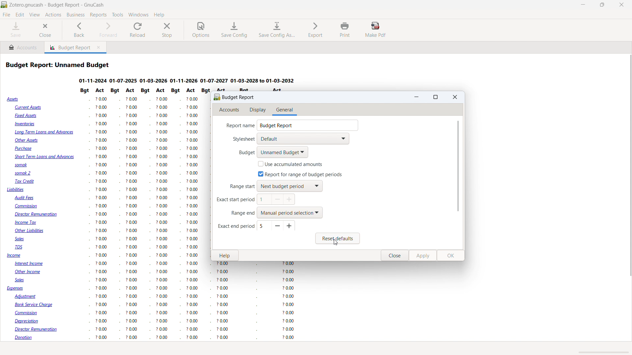 The height and width of the screenshot is (355, 632). Describe the element at coordinates (44, 133) in the screenshot. I see `Long Term Loans and Advances` at that location.